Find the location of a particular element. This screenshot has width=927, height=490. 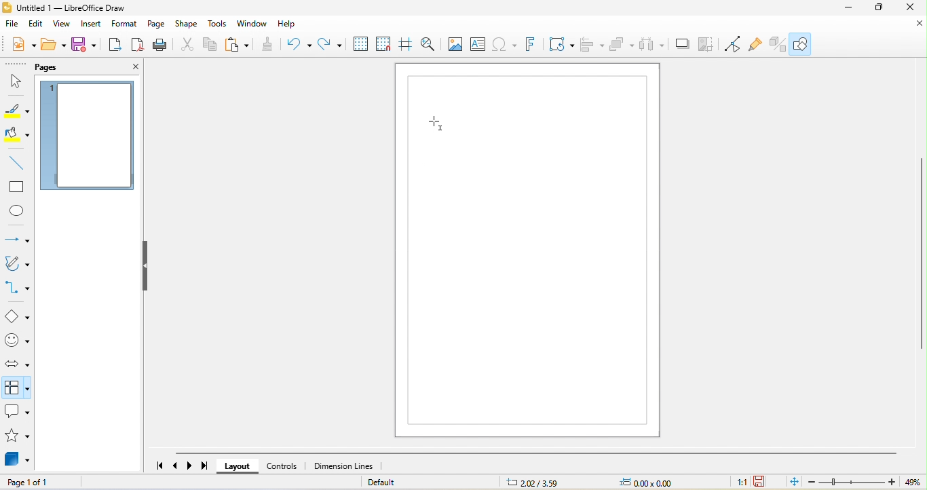

select option is located at coordinates (18, 387).